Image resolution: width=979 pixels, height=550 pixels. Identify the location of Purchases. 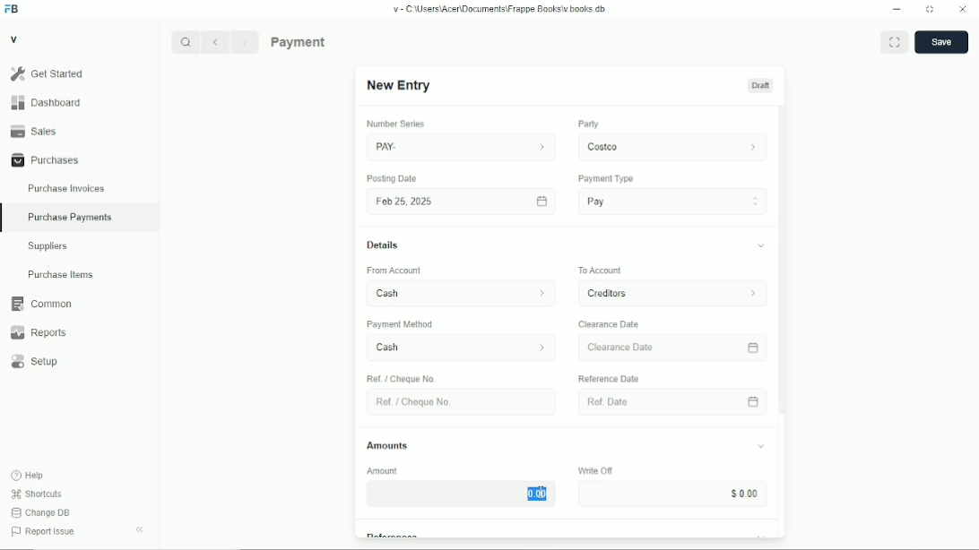
(79, 159).